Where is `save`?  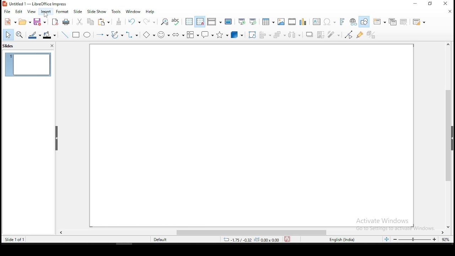
save is located at coordinates (288, 239).